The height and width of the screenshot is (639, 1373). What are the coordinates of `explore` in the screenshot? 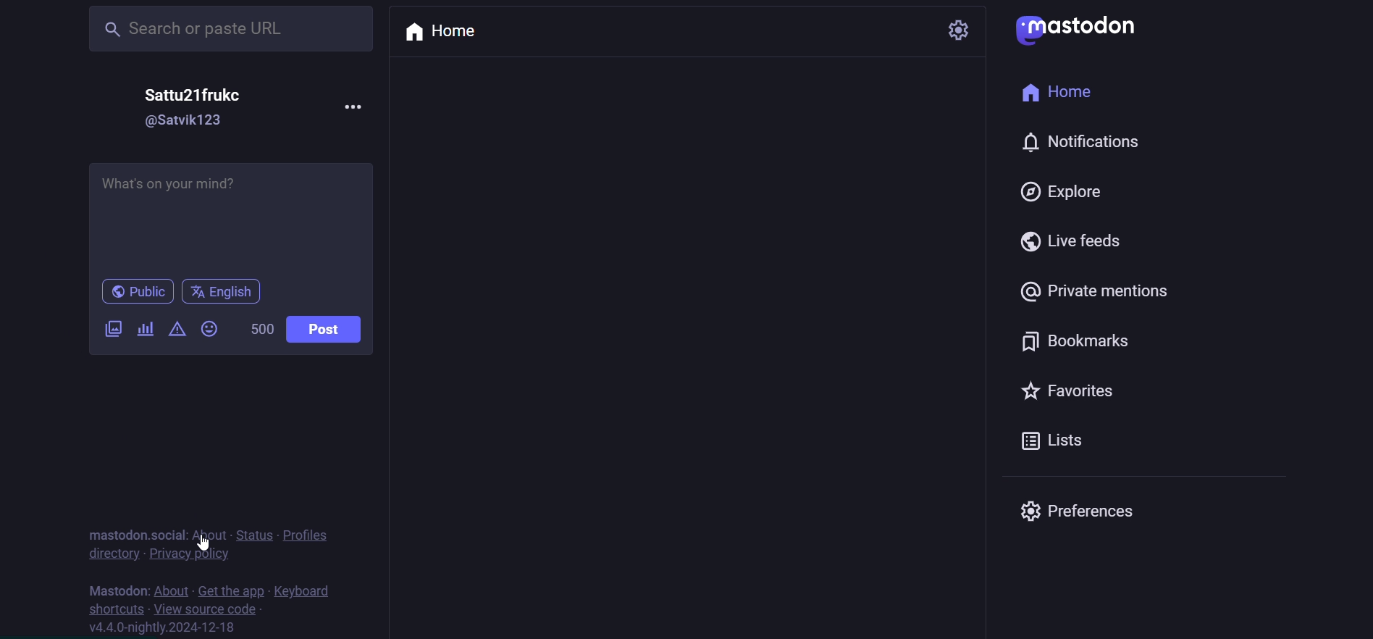 It's located at (1065, 194).